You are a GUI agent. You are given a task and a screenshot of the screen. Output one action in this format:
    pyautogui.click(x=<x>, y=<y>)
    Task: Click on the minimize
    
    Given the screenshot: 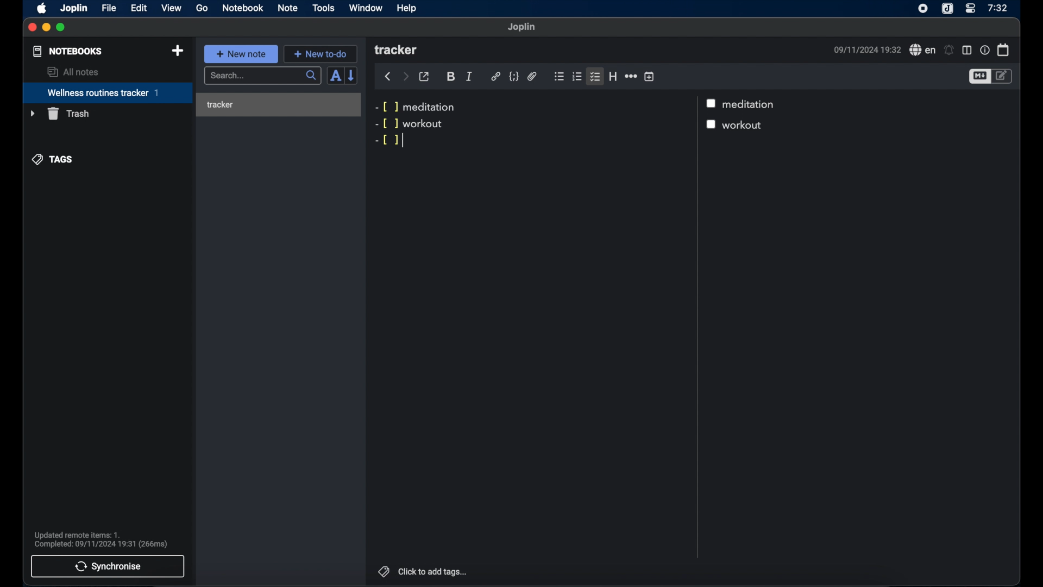 What is the action you would take?
    pyautogui.click(x=47, y=28)
    